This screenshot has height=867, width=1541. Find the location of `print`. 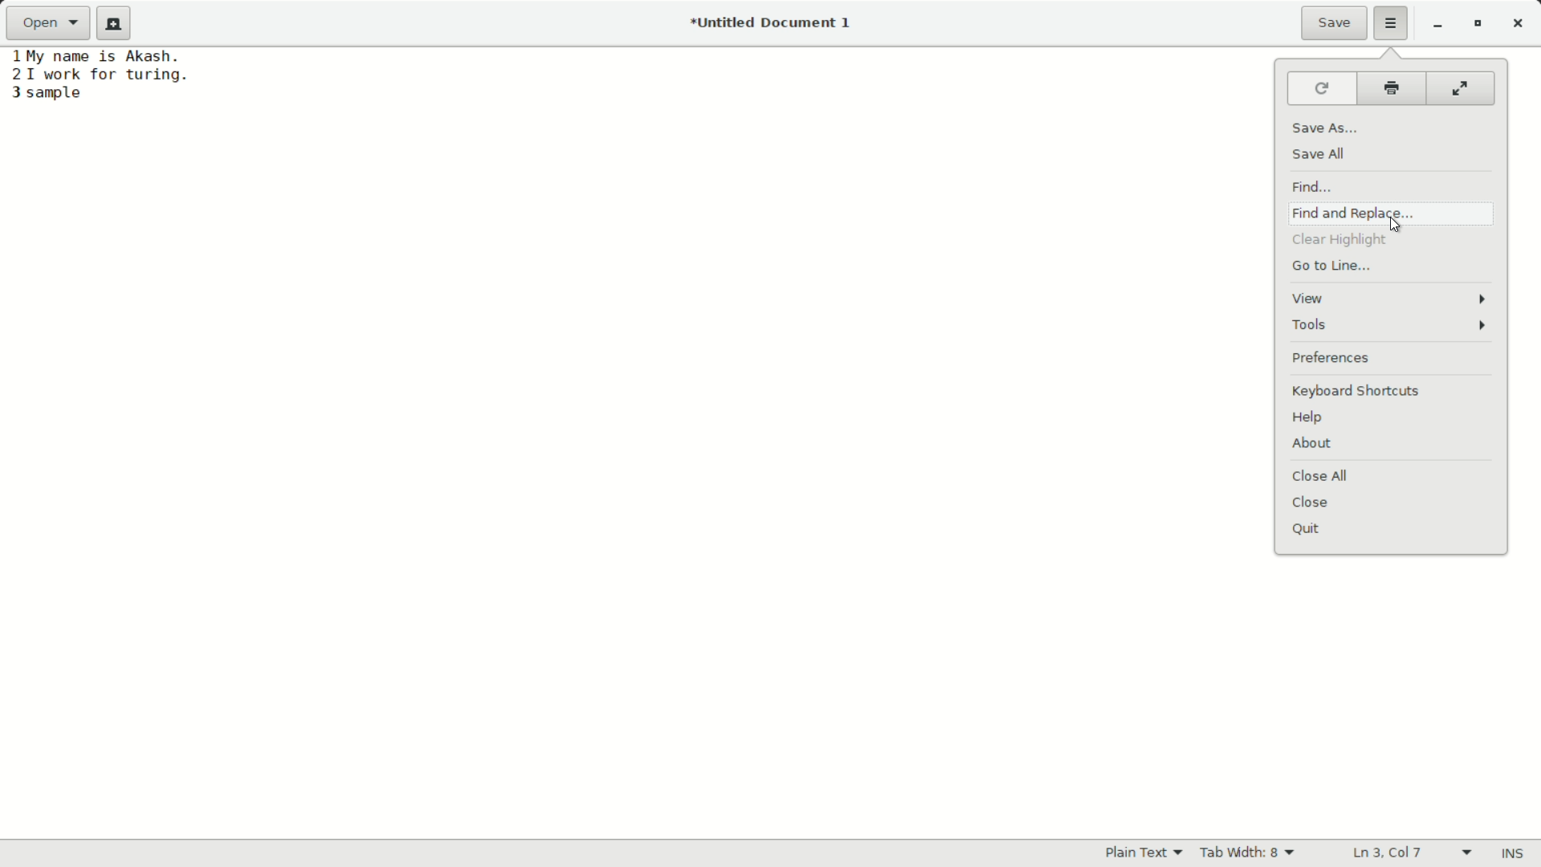

print is located at coordinates (1393, 91).